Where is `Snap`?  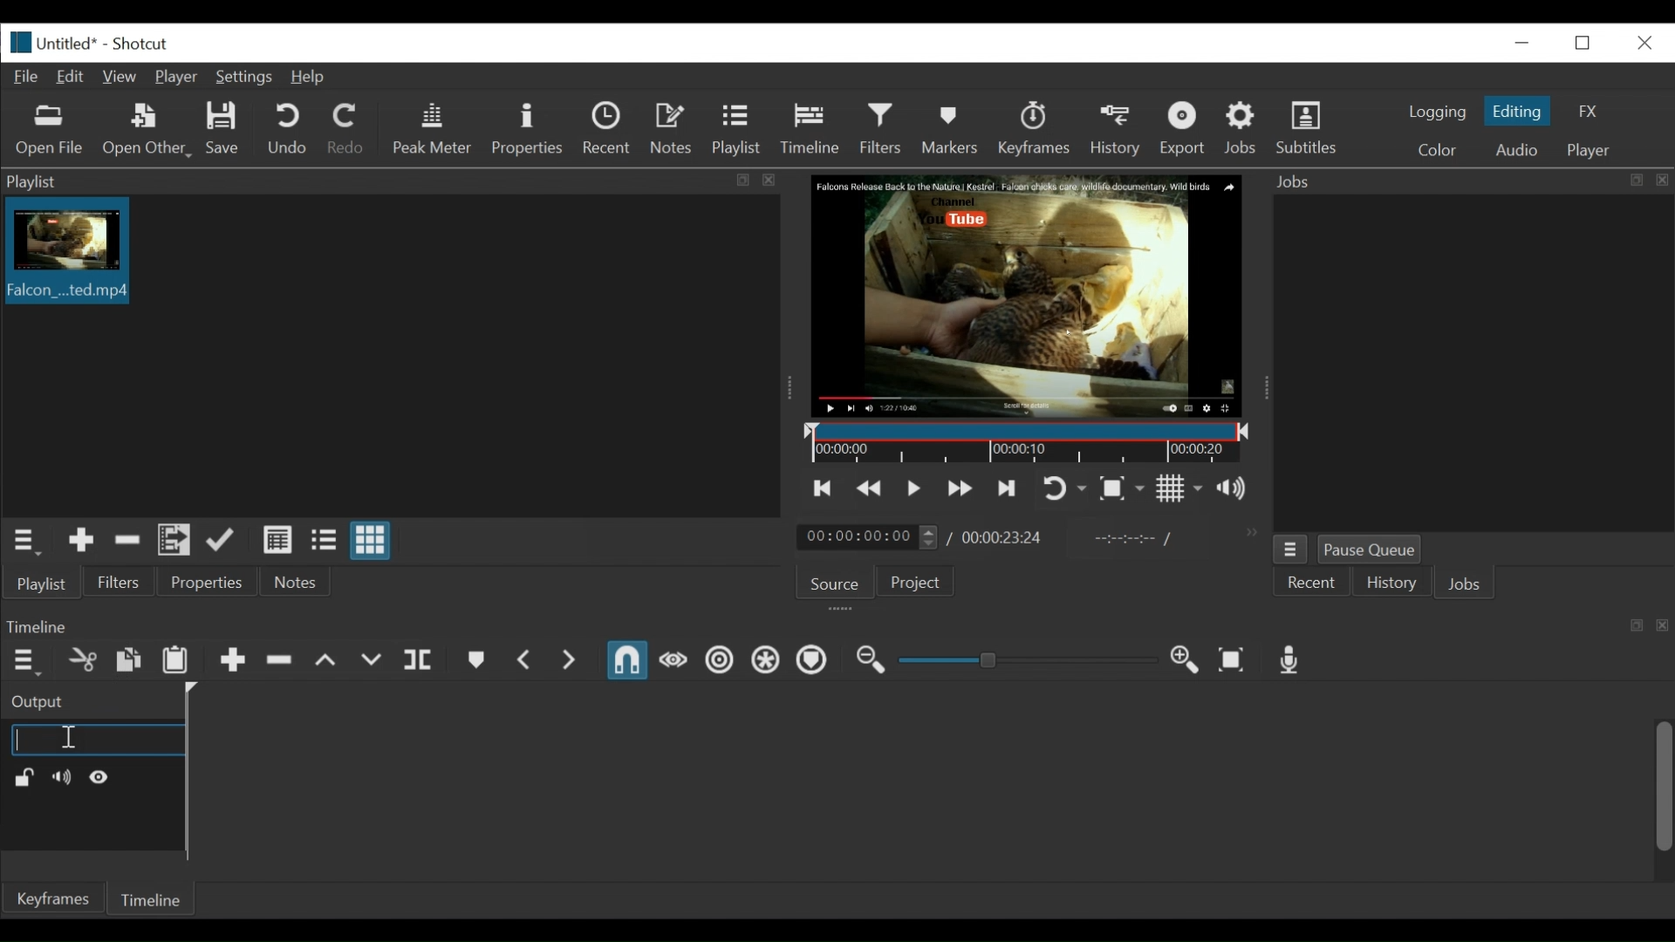 Snap is located at coordinates (629, 662).